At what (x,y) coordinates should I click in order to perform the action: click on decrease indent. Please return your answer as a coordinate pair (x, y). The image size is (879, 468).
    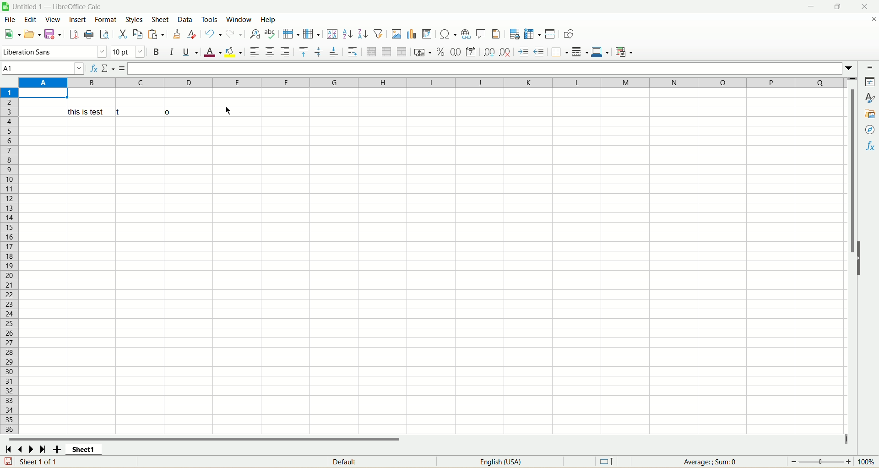
    Looking at the image, I should click on (539, 52).